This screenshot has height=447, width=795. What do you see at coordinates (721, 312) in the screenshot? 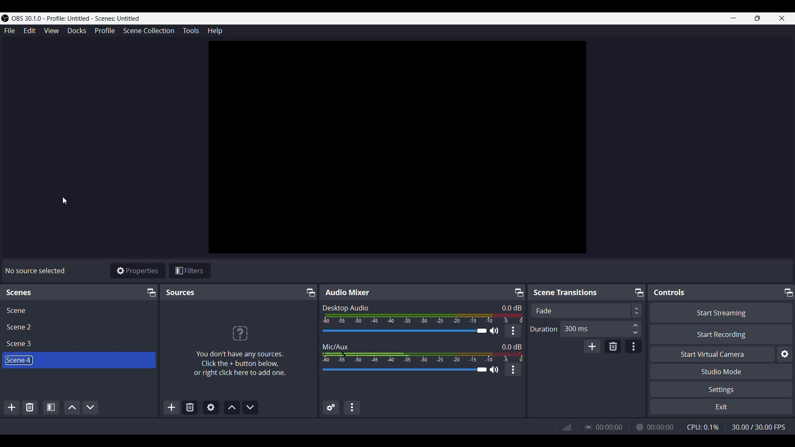
I see `Start Streaming` at bounding box center [721, 312].